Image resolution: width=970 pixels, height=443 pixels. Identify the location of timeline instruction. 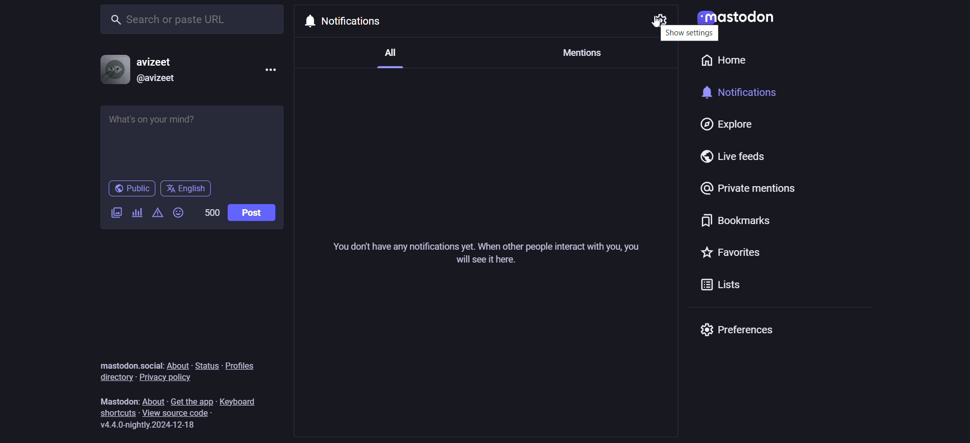
(484, 257).